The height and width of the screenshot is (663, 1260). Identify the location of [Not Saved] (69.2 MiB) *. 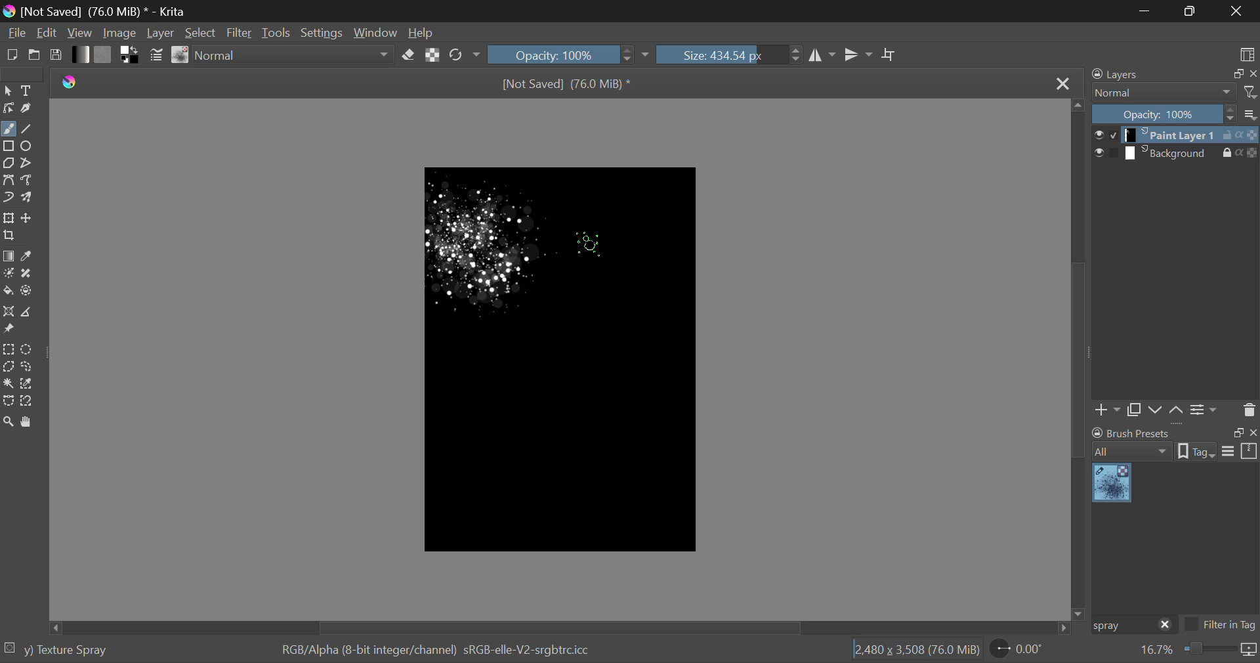
(567, 85).